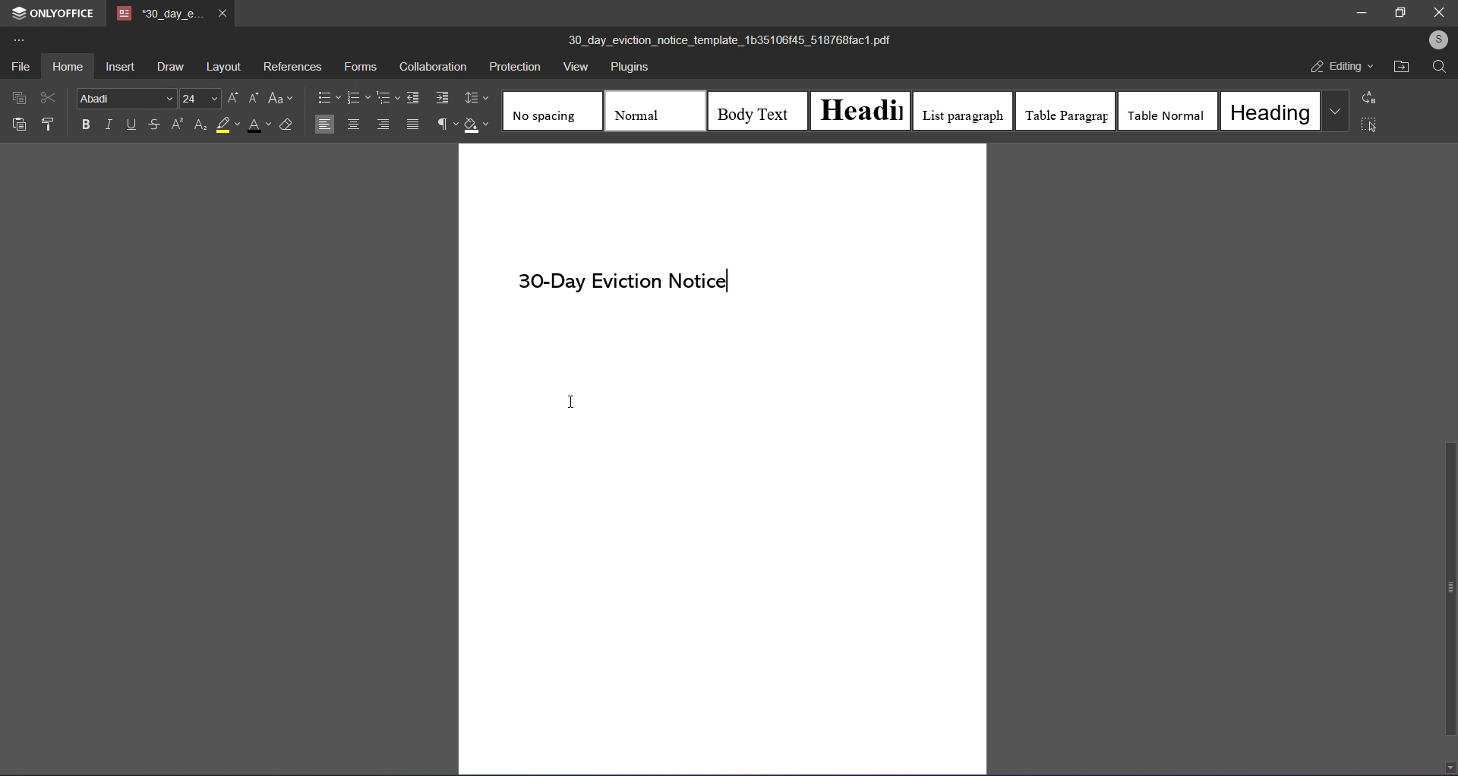  What do you see at coordinates (255, 126) in the screenshot?
I see `font color` at bounding box center [255, 126].